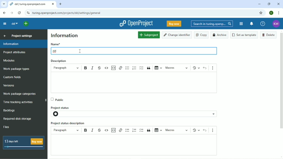 The height and width of the screenshot is (159, 283). Describe the element at coordinates (114, 68) in the screenshot. I see `Insert code snippet` at that location.